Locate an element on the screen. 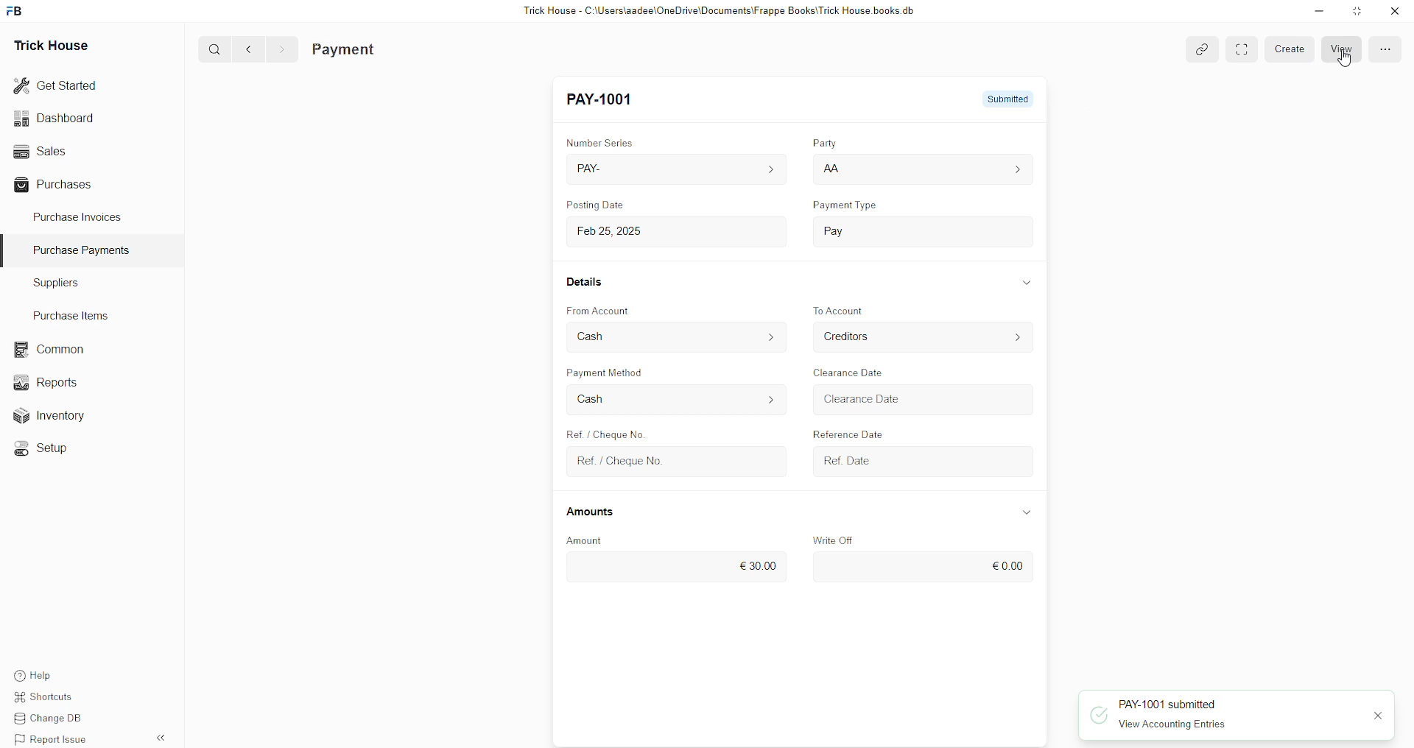 This screenshot has width=1414, height=748. Cash is located at coordinates (604, 336).